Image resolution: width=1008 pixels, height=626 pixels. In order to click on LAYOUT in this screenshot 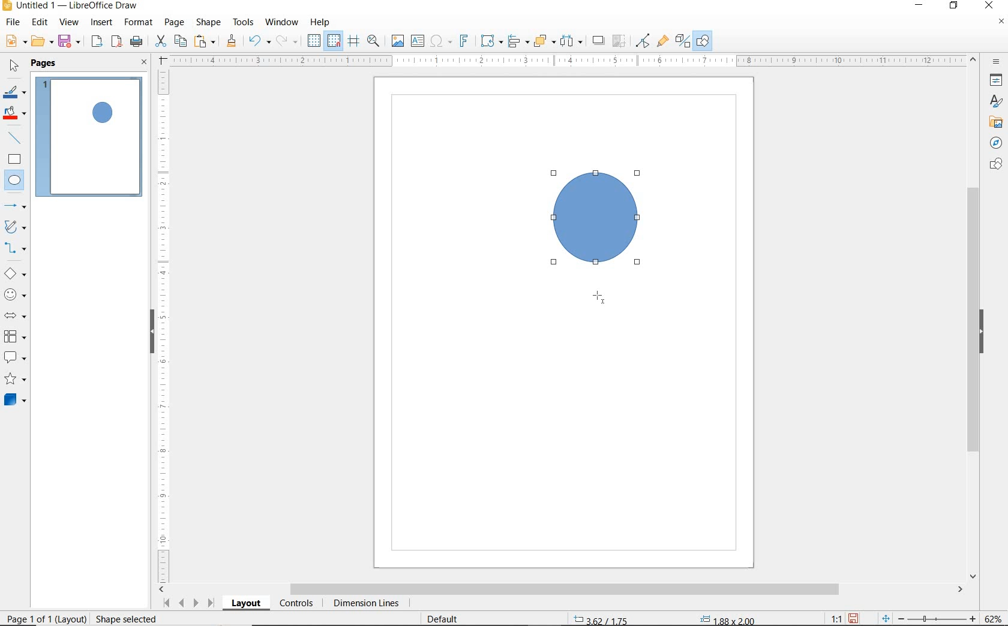, I will do `click(245, 605)`.